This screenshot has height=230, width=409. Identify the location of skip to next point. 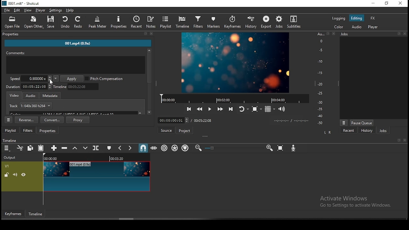
(232, 108).